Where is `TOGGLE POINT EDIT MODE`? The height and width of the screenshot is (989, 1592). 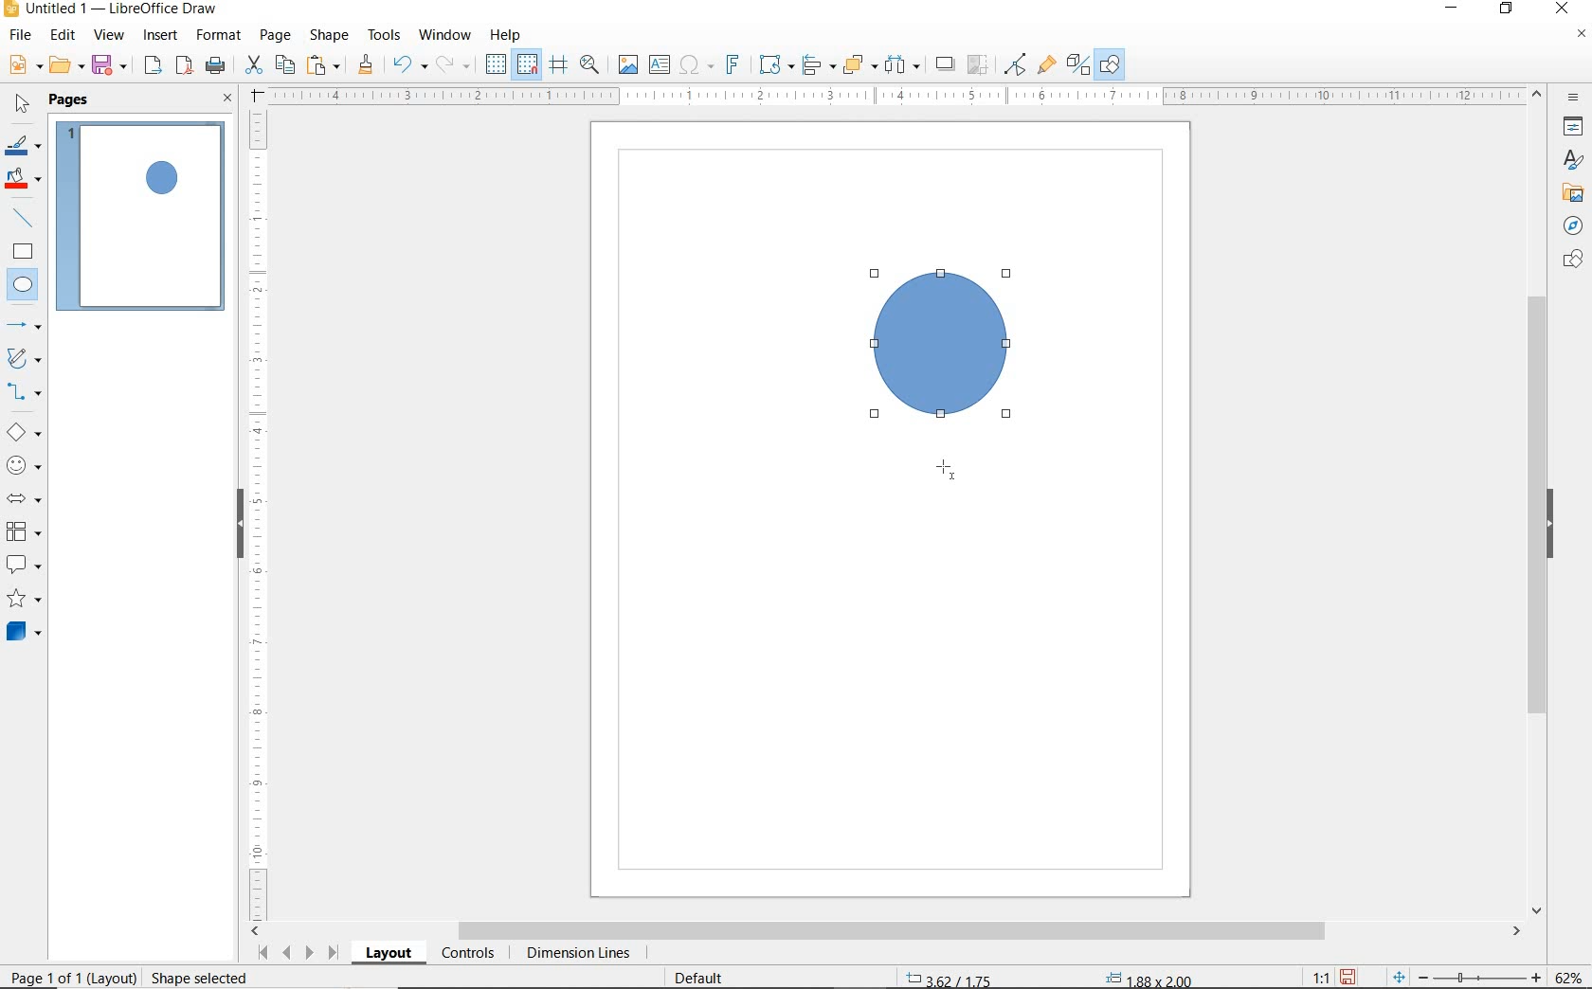
TOGGLE POINT EDIT MODE is located at coordinates (1016, 64).